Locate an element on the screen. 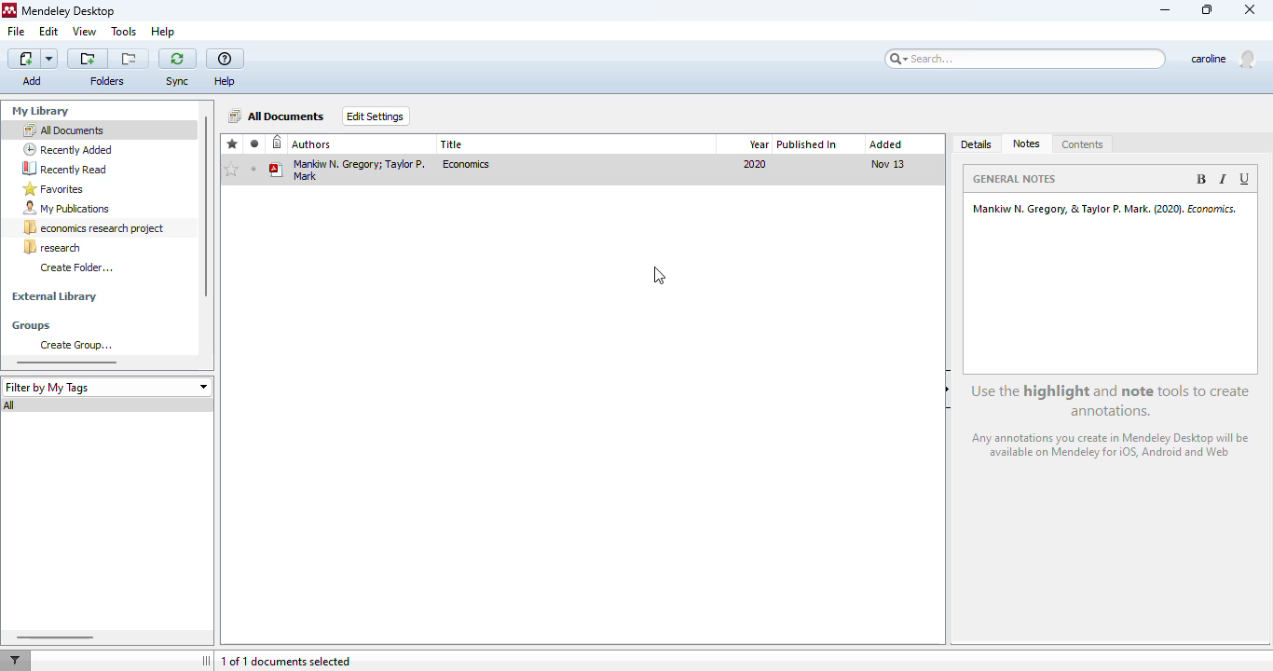 This screenshot has width=1273, height=671. any annotations you create in Mendeley Desktop will be available on Mendeley for iOS, android and web. is located at coordinates (1114, 447).